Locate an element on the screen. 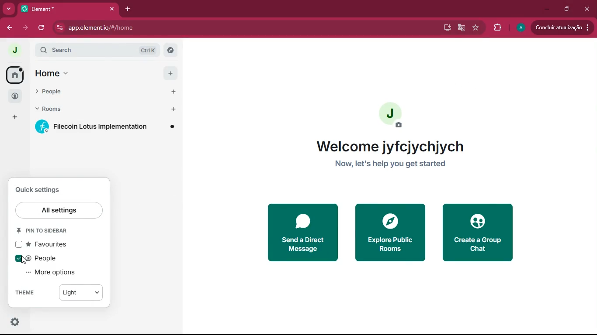 The width and height of the screenshot is (597, 335). profile picture is located at coordinates (389, 115).